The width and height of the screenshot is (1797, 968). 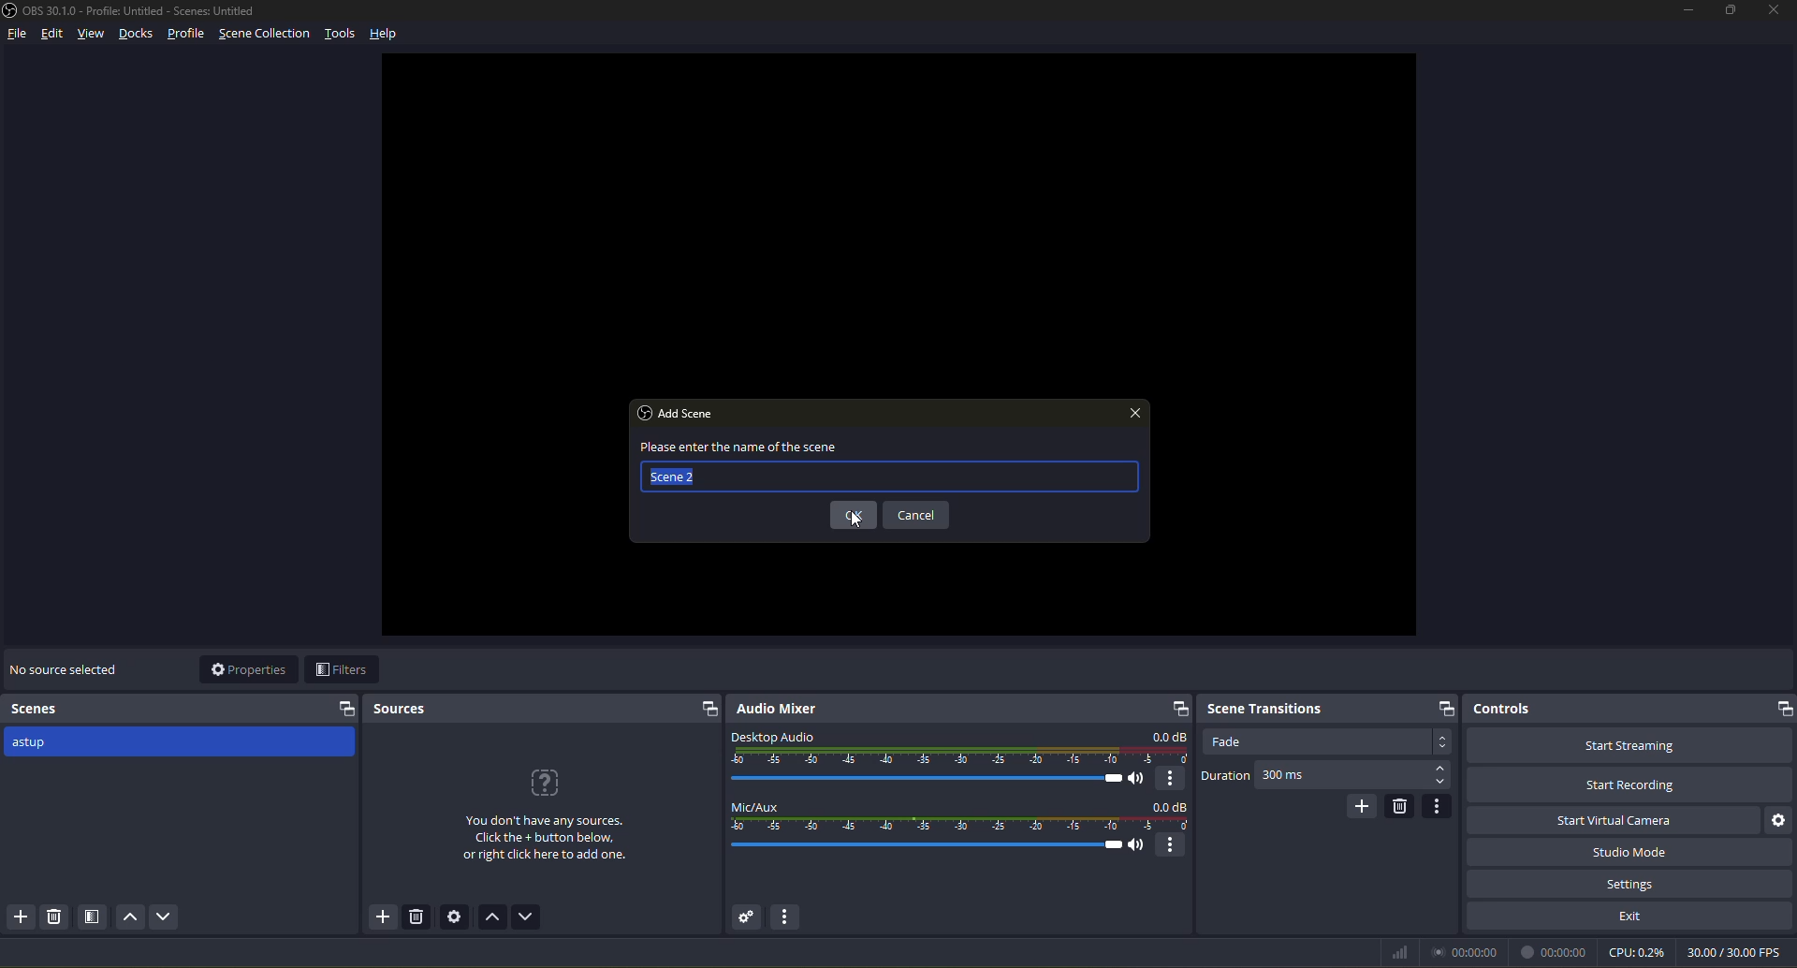 What do you see at coordinates (1439, 805) in the screenshot?
I see `transition properties` at bounding box center [1439, 805].